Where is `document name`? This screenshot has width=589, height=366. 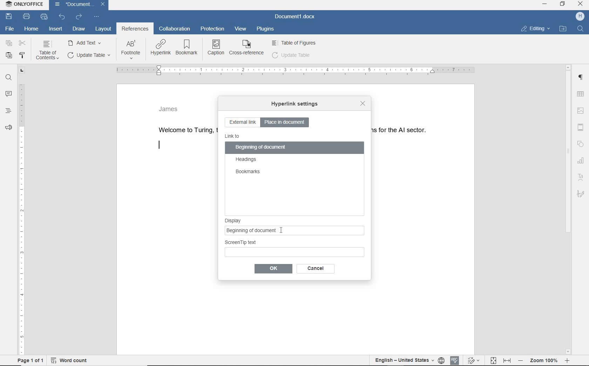
document name is located at coordinates (295, 16).